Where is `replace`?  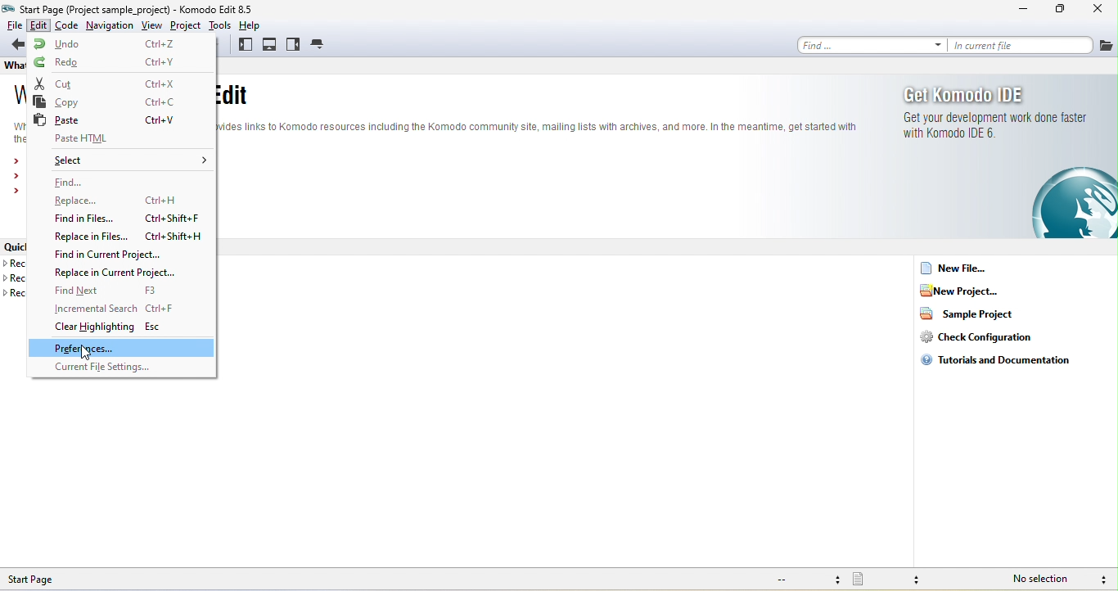
replace is located at coordinates (116, 201).